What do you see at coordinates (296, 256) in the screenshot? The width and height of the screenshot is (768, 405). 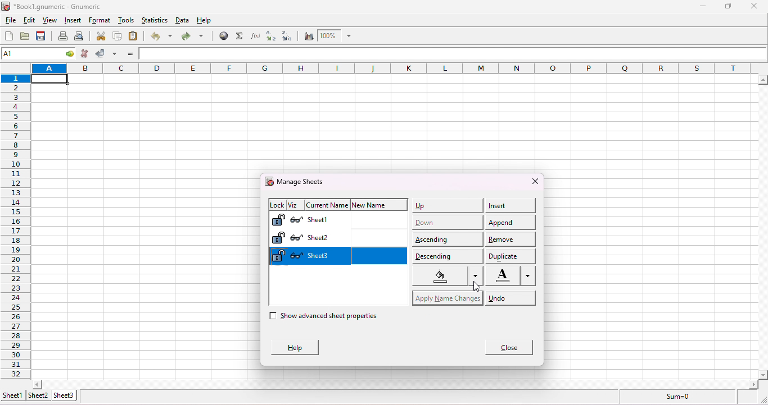 I see `Hide sheet 3` at bounding box center [296, 256].